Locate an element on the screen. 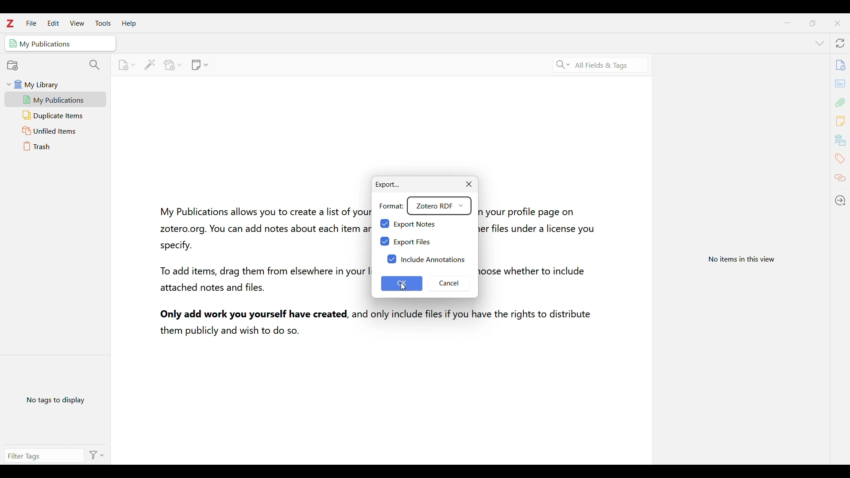 This screenshot has height=478, width=850. List all tabs is located at coordinates (819, 43).